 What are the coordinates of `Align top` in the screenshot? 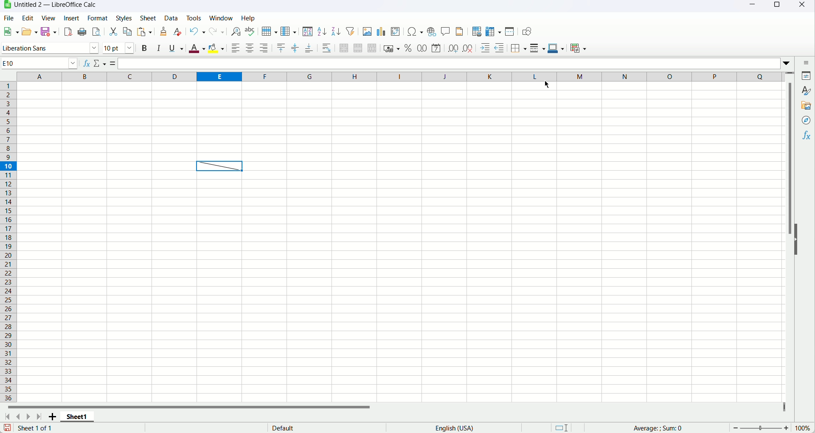 It's located at (280, 47).